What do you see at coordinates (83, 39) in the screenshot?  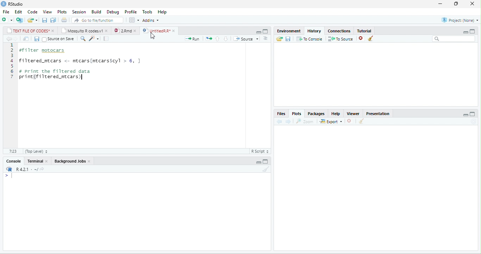 I see `search` at bounding box center [83, 39].